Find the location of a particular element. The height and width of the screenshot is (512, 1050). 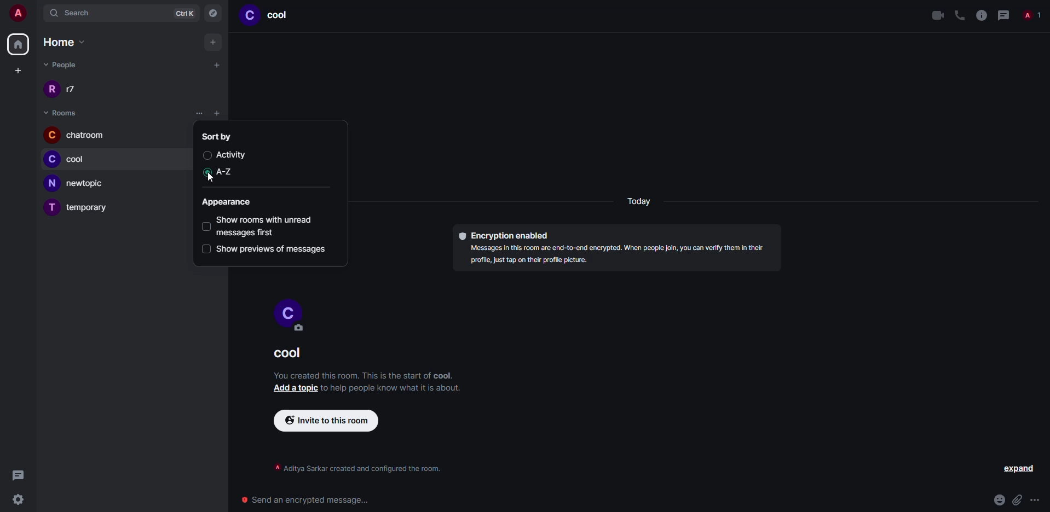

cursor is located at coordinates (215, 180).